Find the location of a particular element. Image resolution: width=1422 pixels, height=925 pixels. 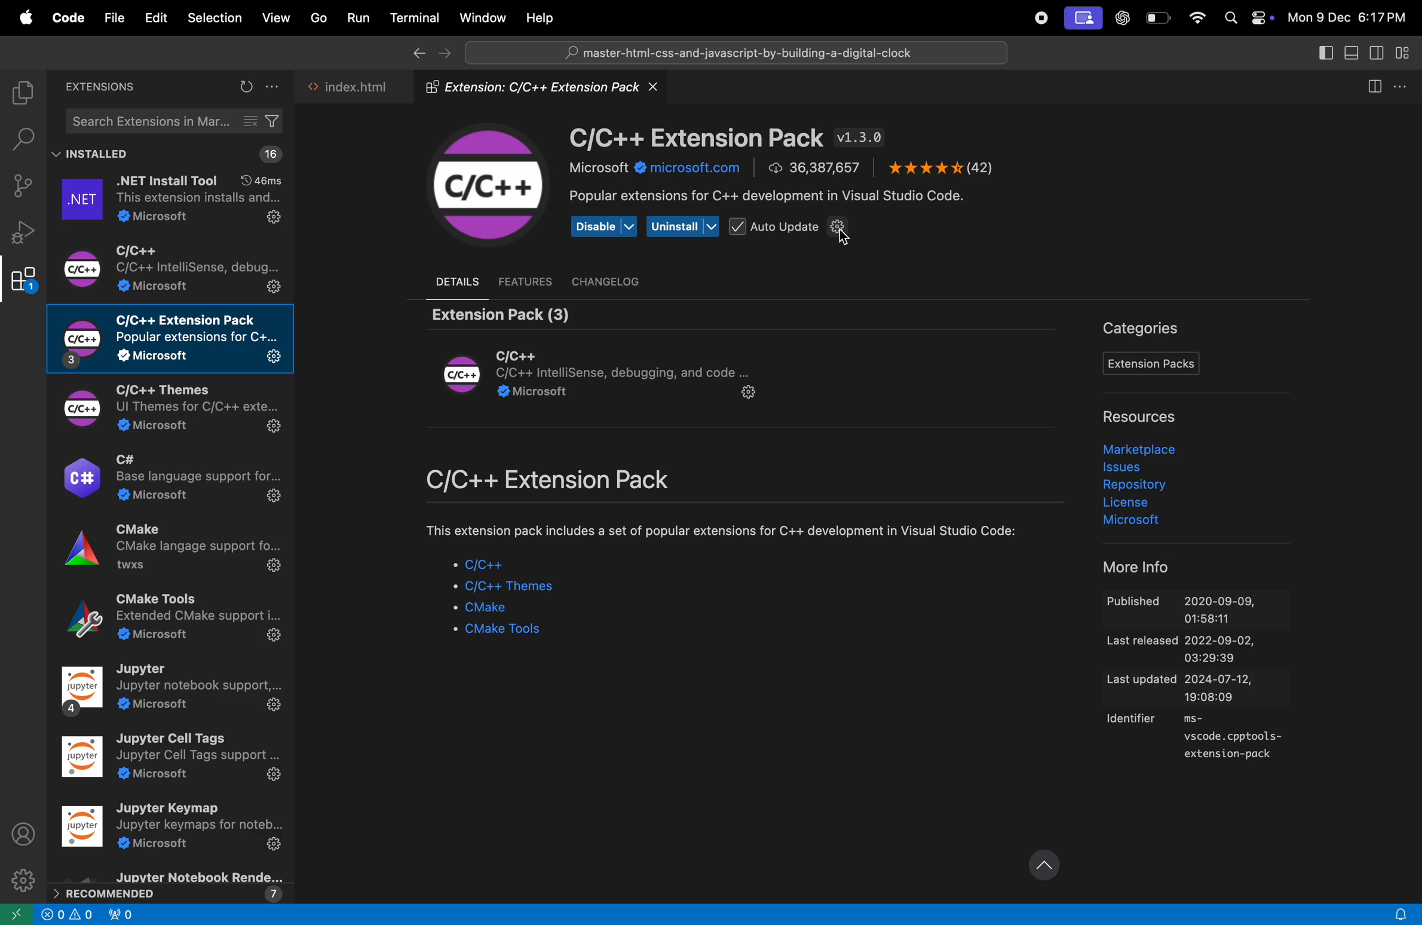

issues is located at coordinates (1130, 468).